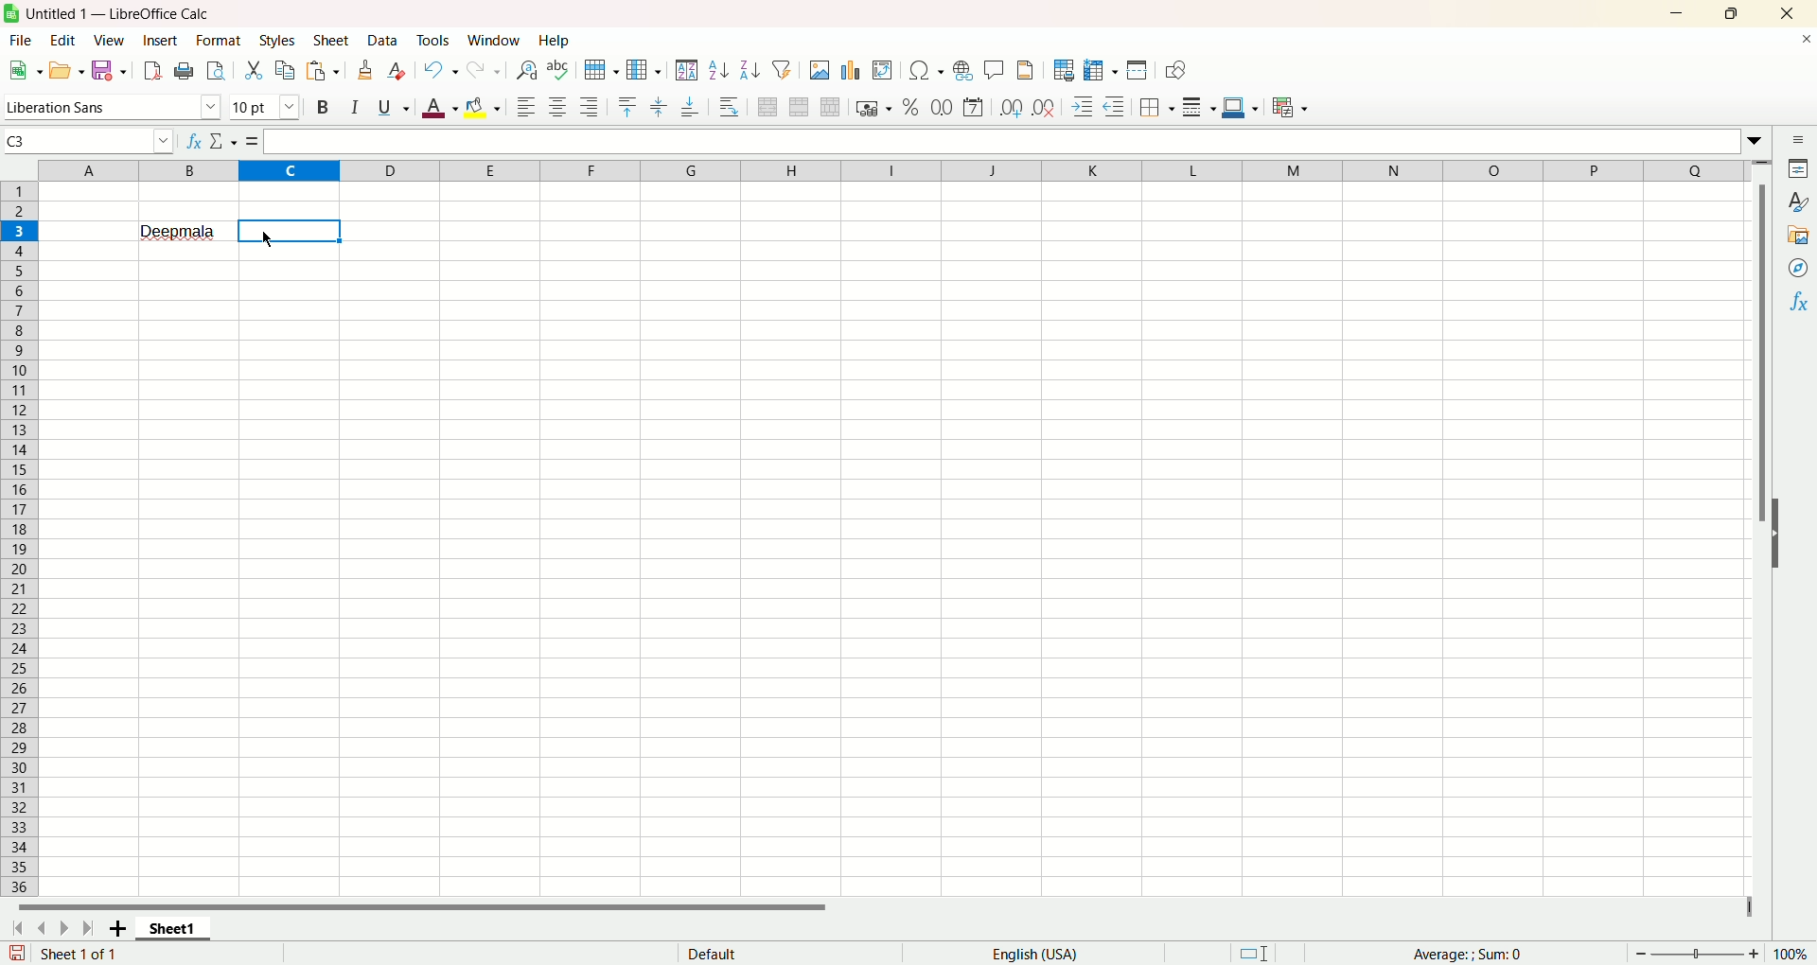 The height and width of the screenshot is (965, 1817). What do you see at coordinates (894, 169) in the screenshot?
I see `Column` at bounding box center [894, 169].